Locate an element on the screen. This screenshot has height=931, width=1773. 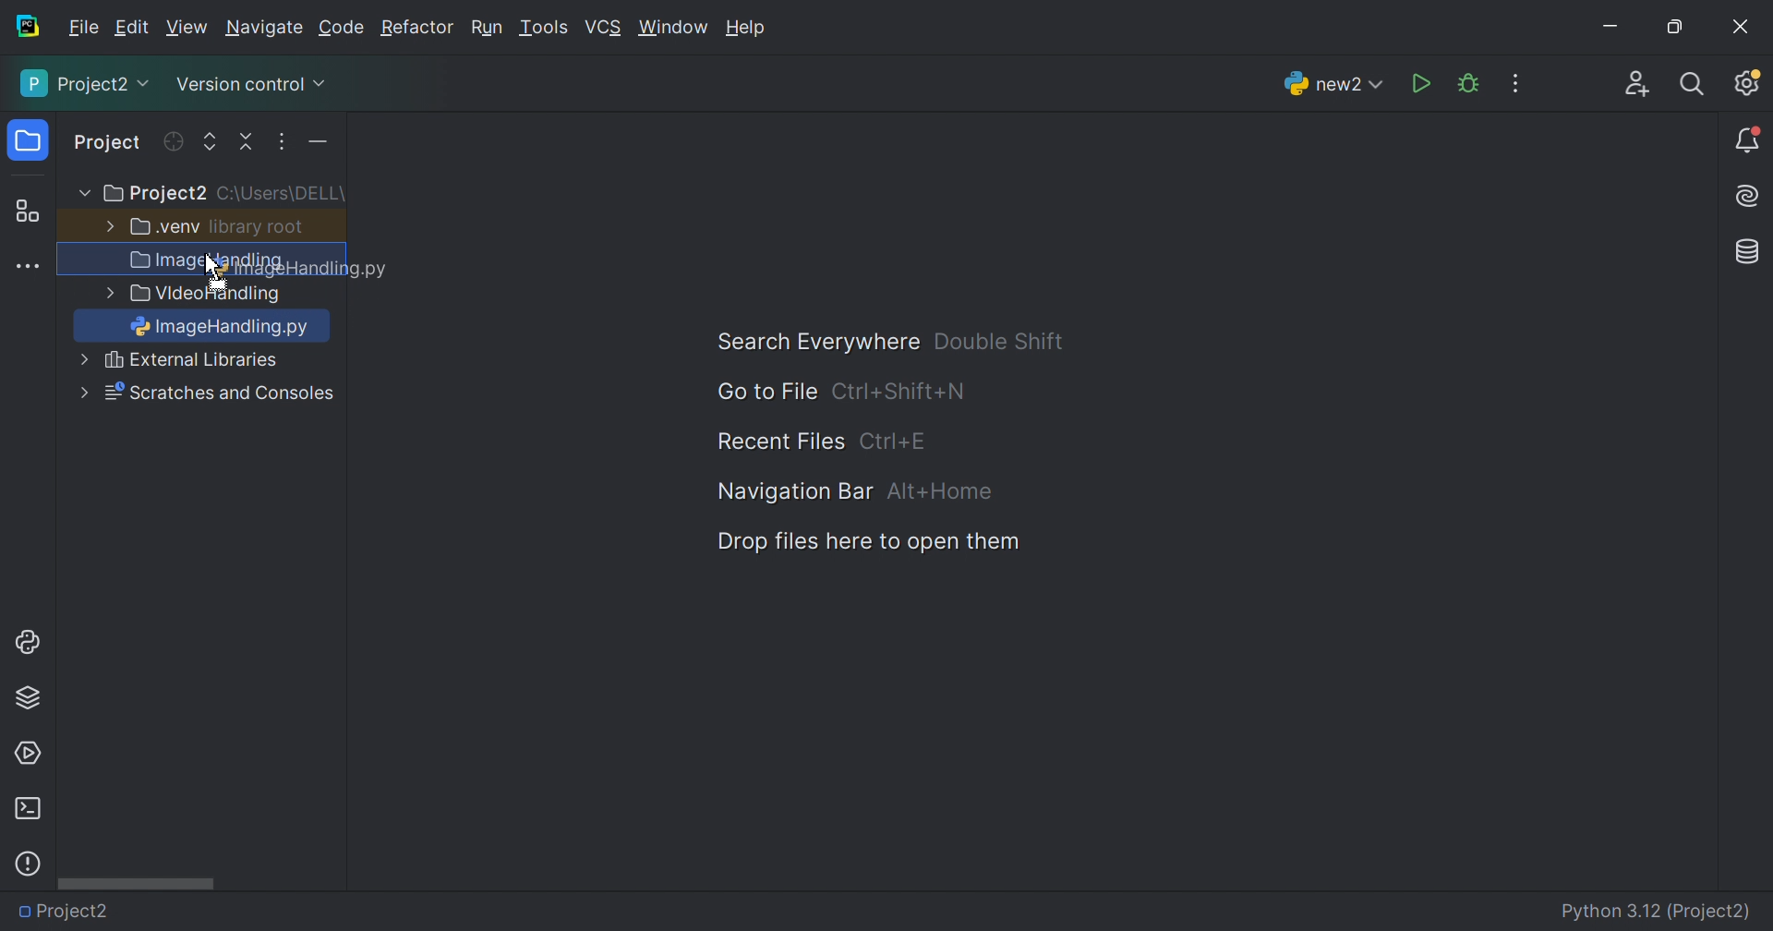
External Libraries is located at coordinates (220, 393).